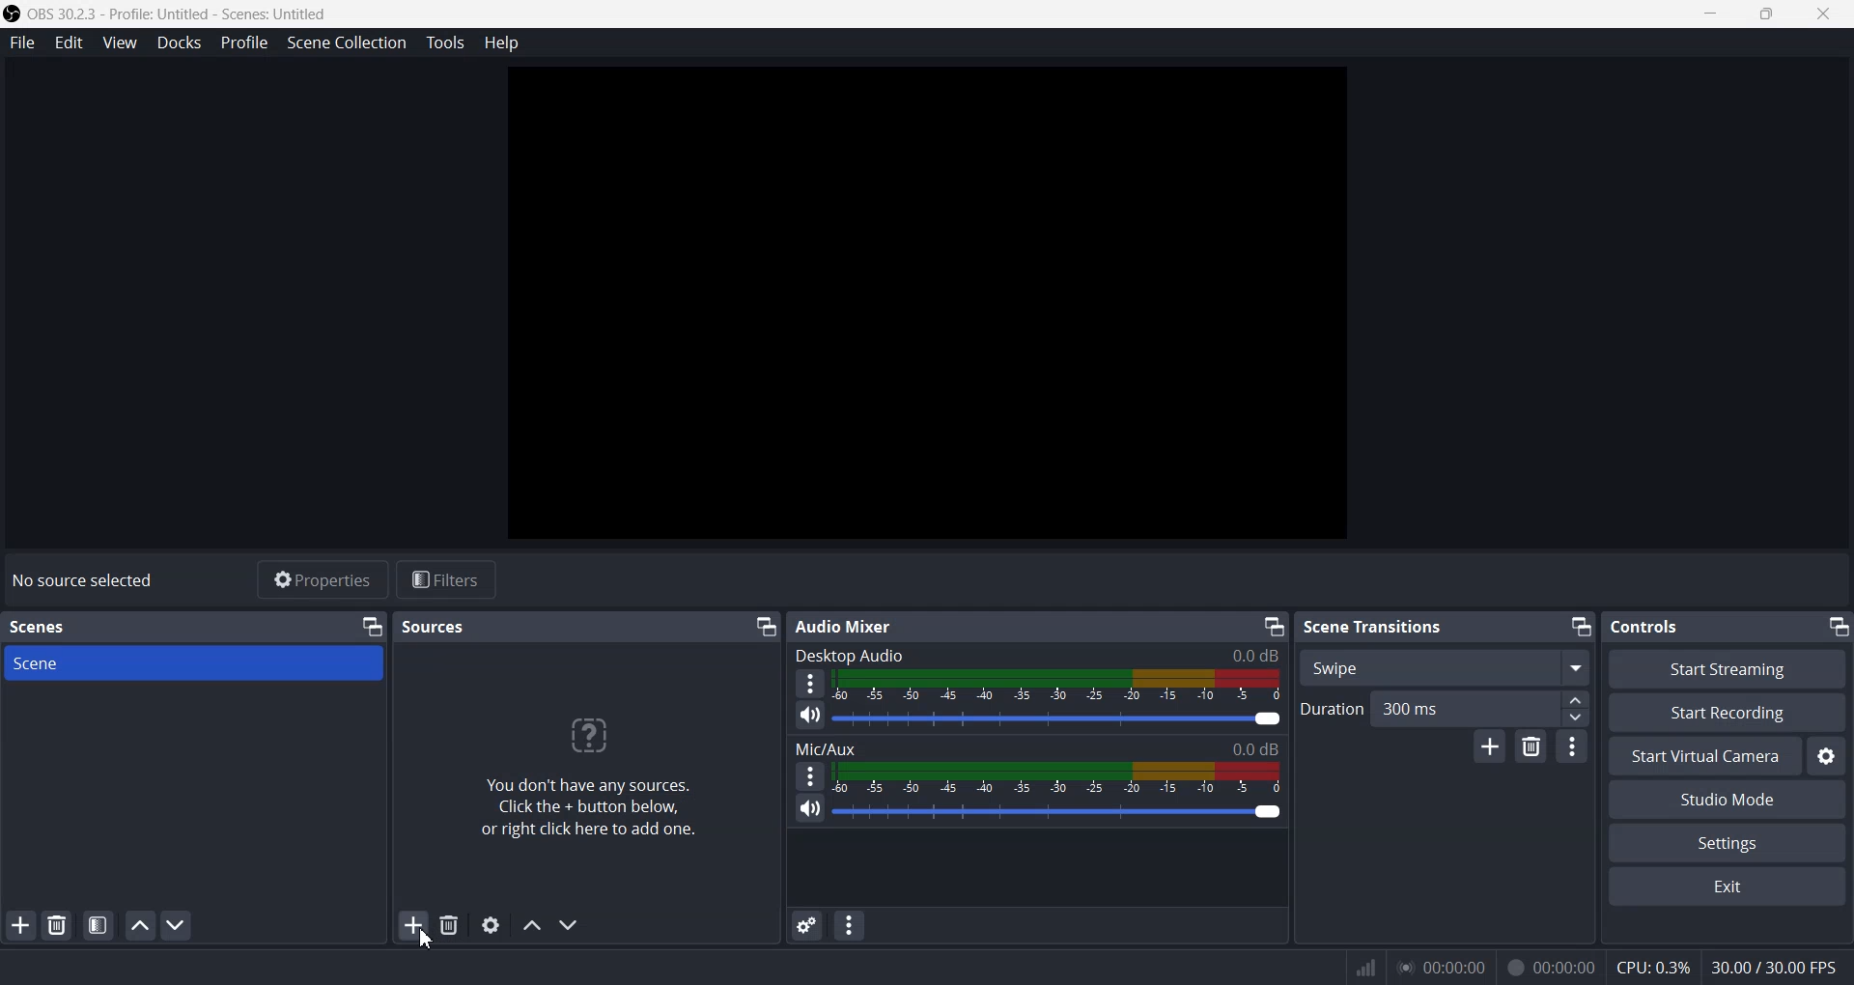 This screenshot has width=1854, height=985. Describe the element at coordinates (1446, 666) in the screenshot. I see `Swipe` at that location.